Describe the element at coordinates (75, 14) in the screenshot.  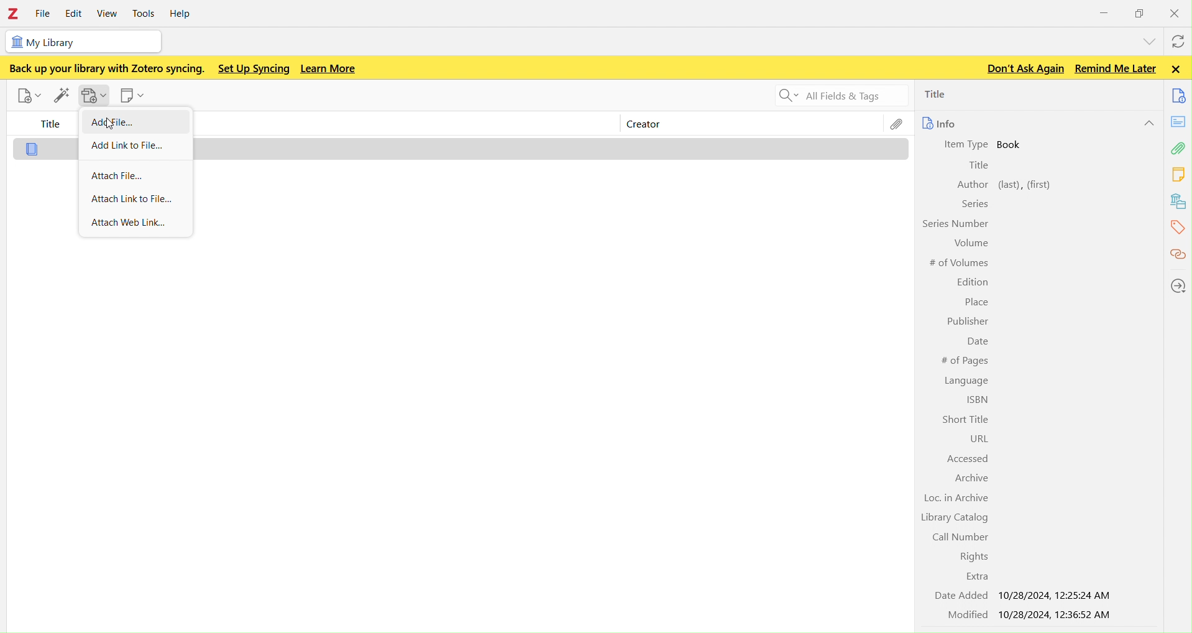
I see `edit` at that location.